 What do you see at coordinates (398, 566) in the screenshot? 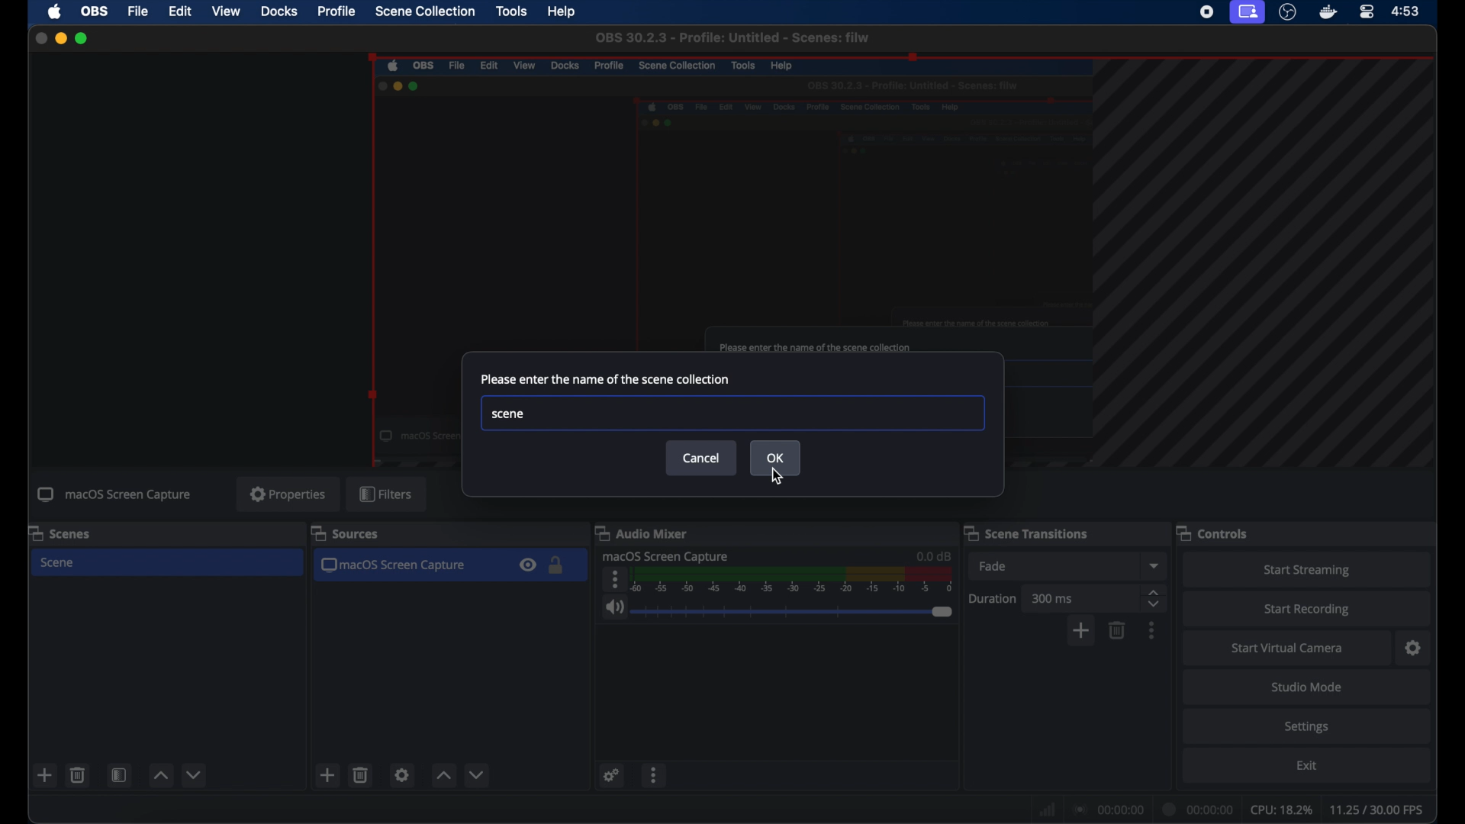
I see `macos screen capture` at bounding box center [398, 566].